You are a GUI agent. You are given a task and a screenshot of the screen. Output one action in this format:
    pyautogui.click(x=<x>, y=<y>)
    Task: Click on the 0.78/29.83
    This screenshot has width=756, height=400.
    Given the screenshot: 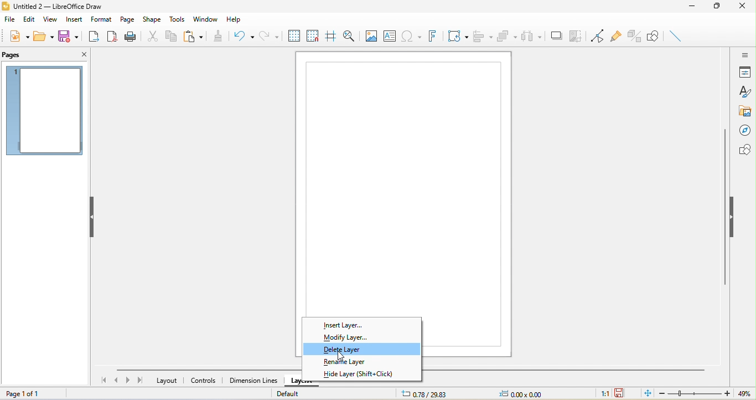 What is the action you would take?
    pyautogui.click(x=422, y=394)
    